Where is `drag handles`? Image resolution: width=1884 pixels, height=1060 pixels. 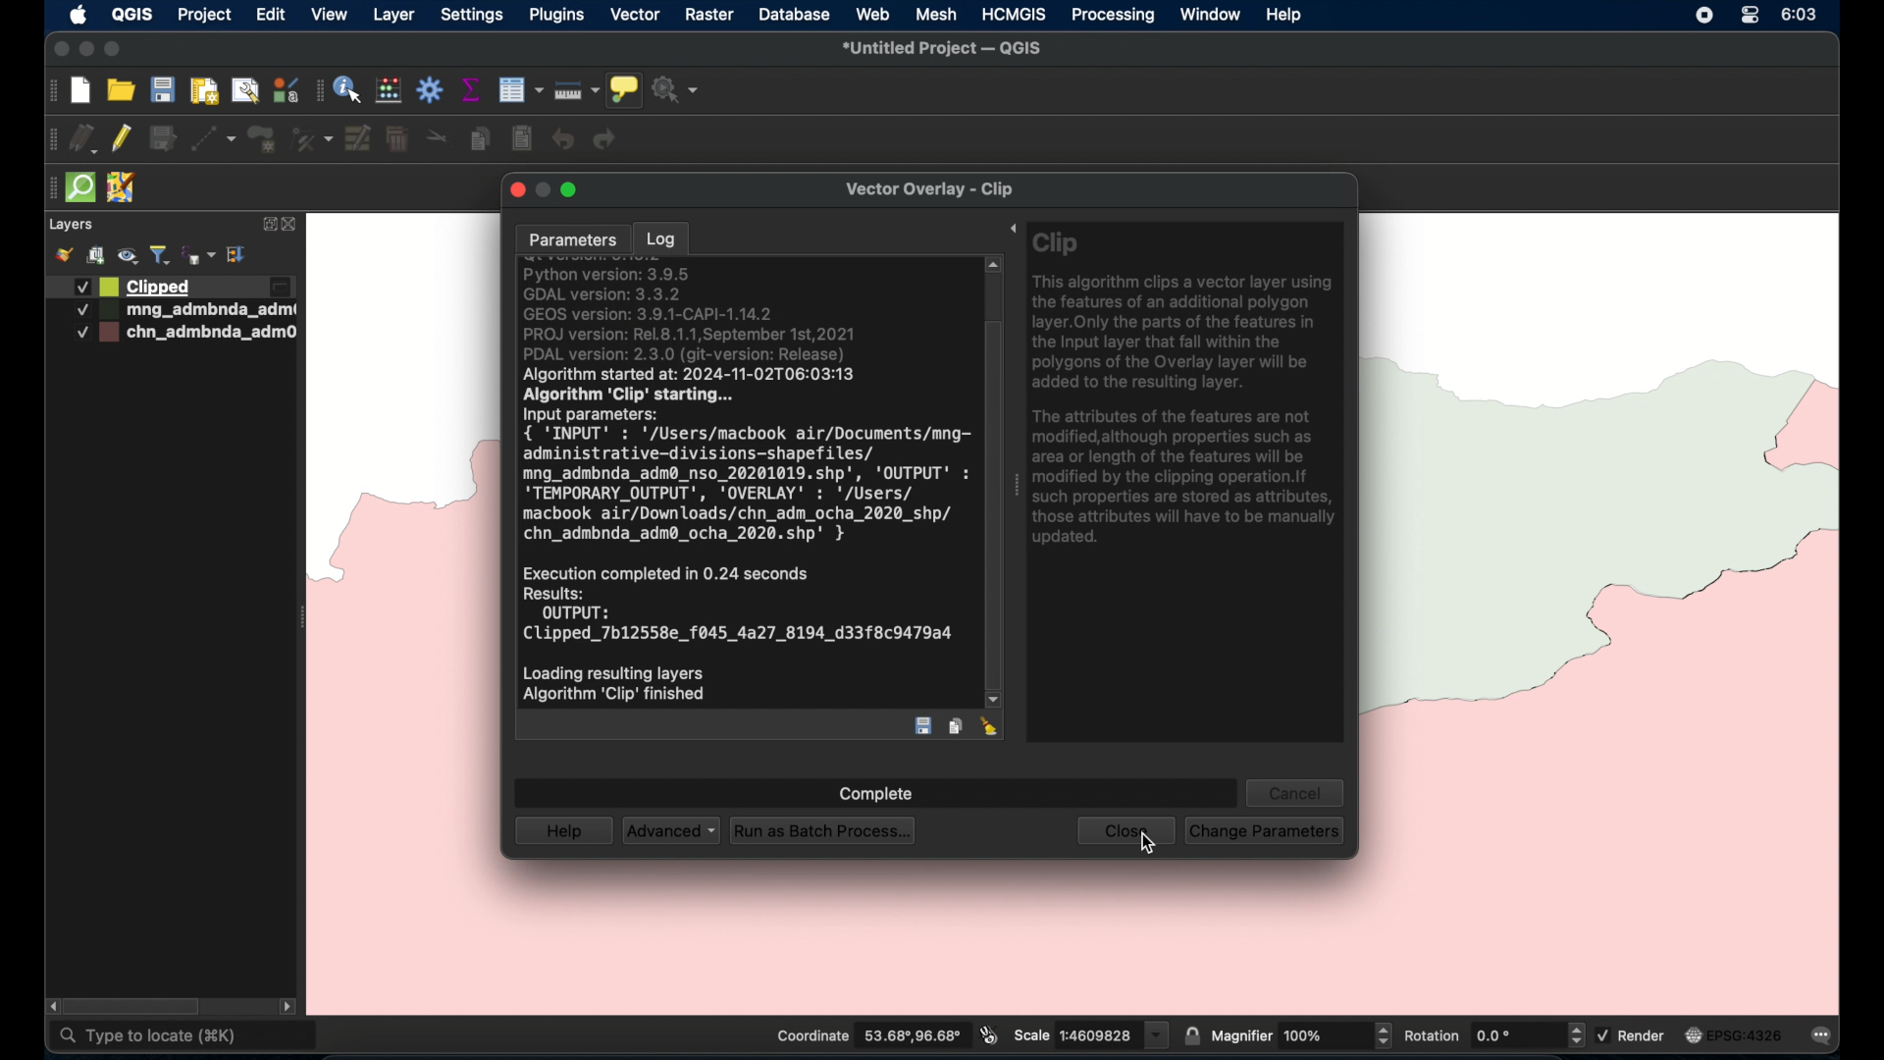 drag handles is located at coordinates (53, 140).